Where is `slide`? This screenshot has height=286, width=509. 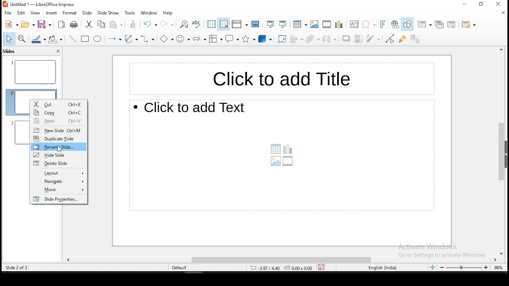 slide is located at coordinates (87, 13).